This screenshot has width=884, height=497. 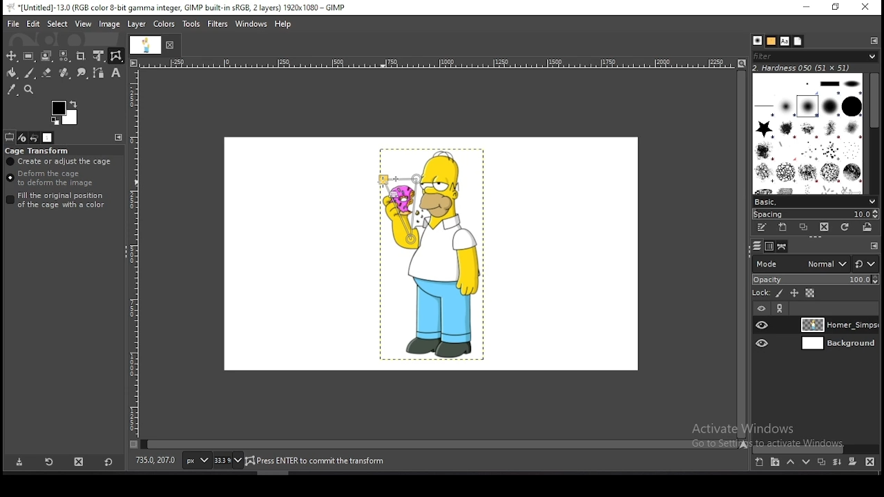 I want to click on delete brush, so click(x=825, y=228).